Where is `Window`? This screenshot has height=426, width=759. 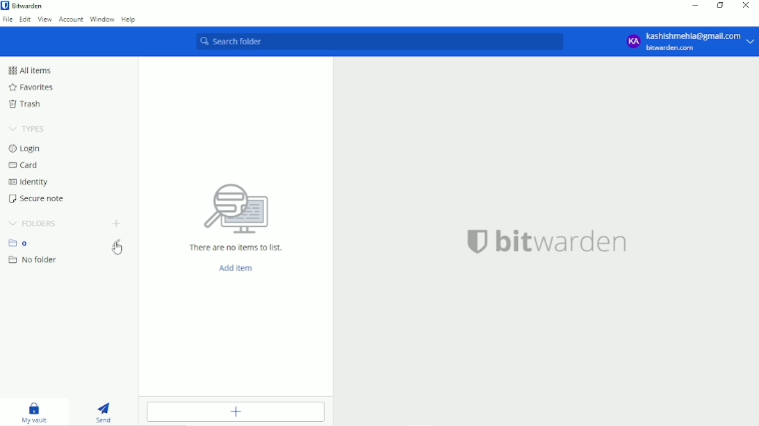
Window is located at coordinates (102, 19).